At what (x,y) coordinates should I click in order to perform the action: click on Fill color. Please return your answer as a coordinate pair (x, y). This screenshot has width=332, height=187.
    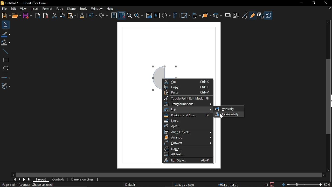
    Looking at the image, I should click on (6, 43).